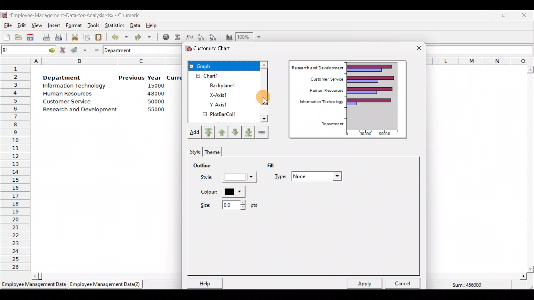  Describe the element at coordinates (50, 49) in the screenshot. I see `go to` at that location.